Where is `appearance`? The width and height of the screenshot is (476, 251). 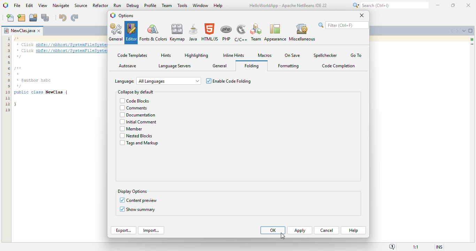 appearance is located at coordinates (275, 33).